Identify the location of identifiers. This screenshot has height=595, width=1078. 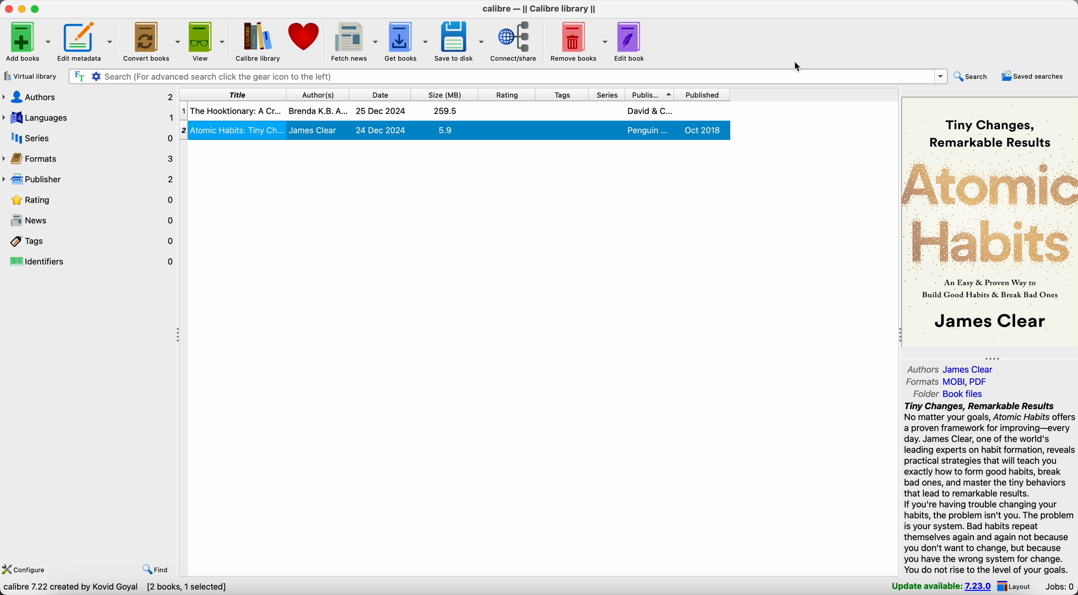
(89, 262).